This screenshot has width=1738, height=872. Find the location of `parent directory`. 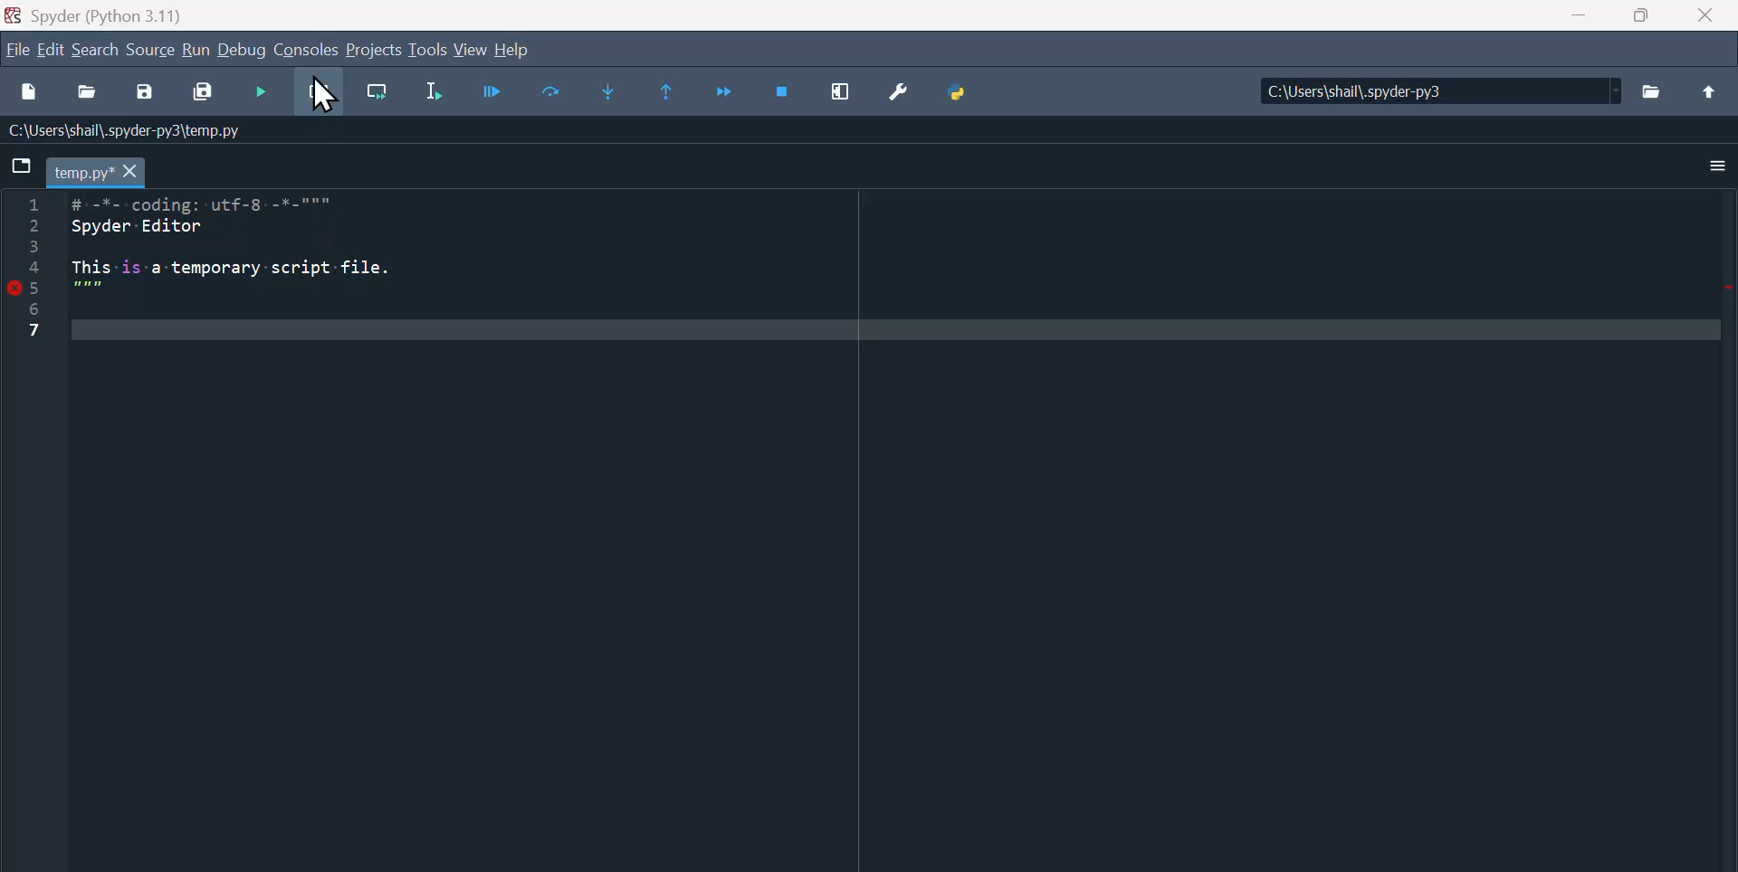

parent directory is located at coordinates (1710, 92).